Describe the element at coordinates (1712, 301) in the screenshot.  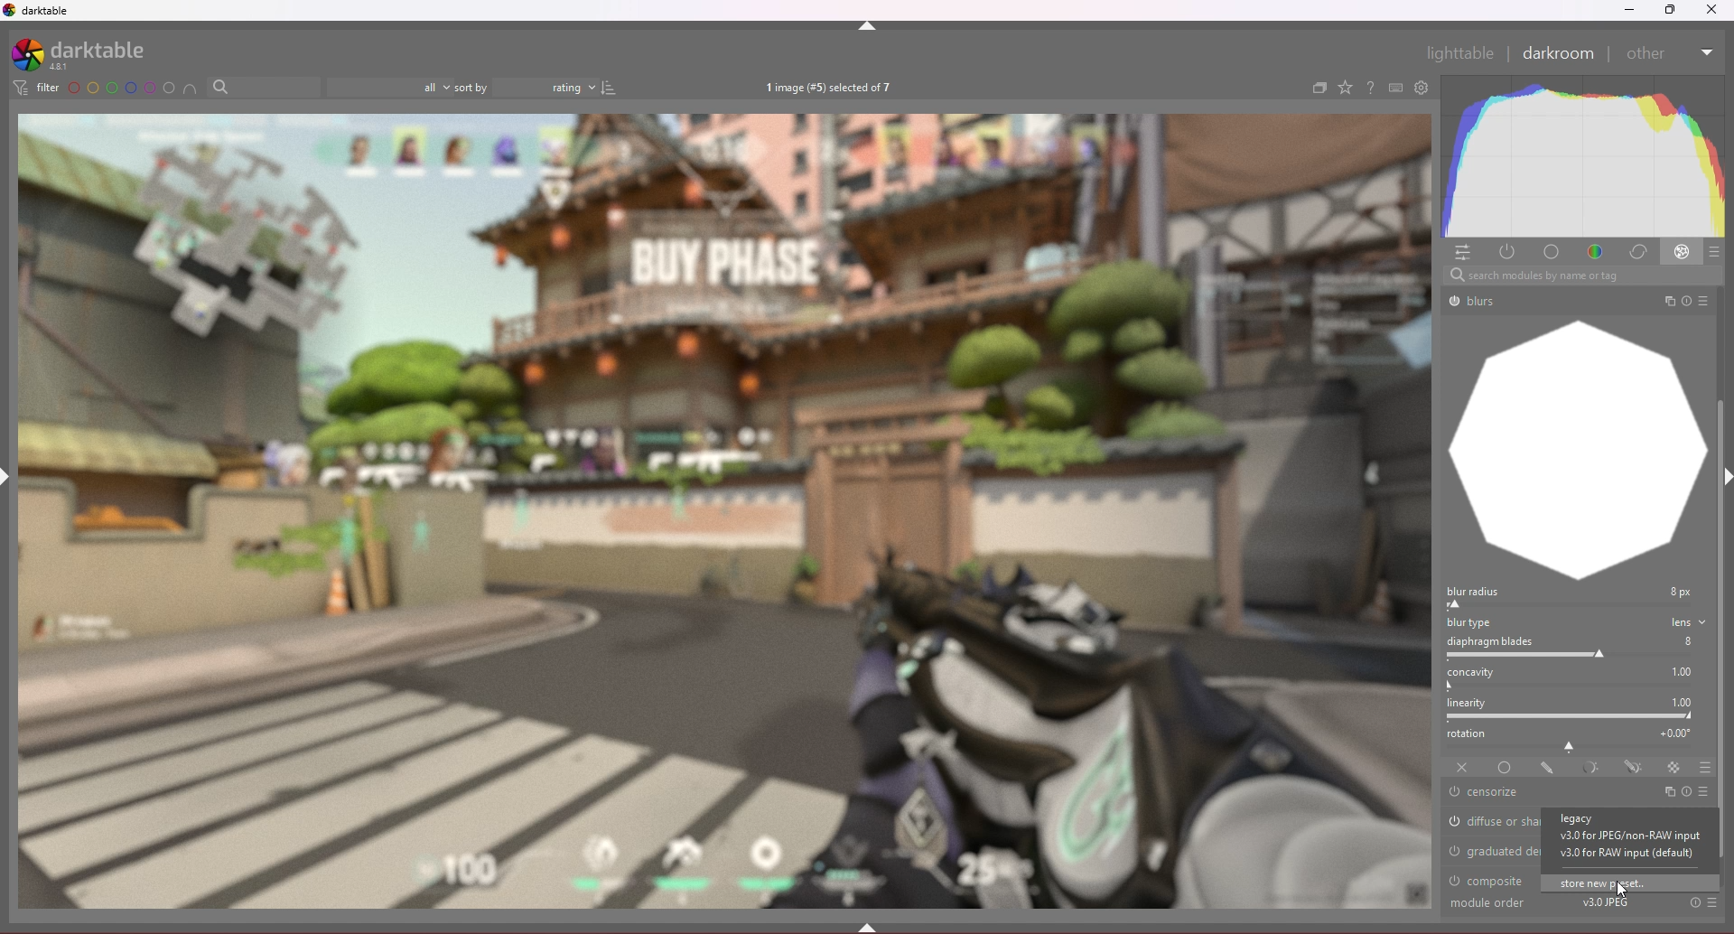
I see `` at that location.